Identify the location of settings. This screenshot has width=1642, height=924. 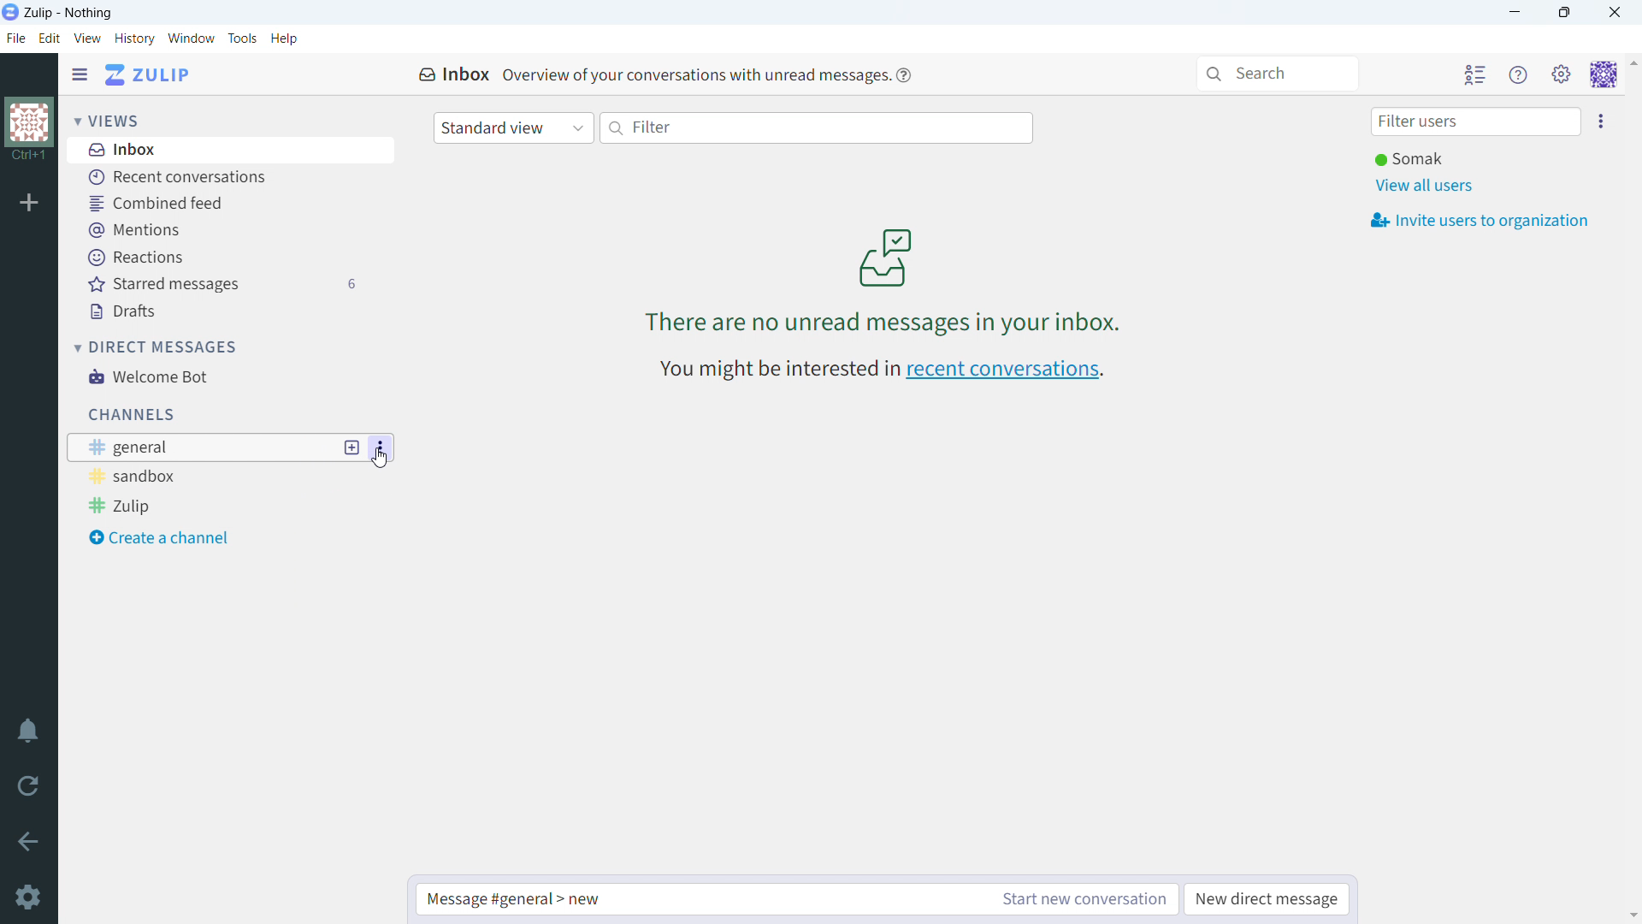
(27, 897).